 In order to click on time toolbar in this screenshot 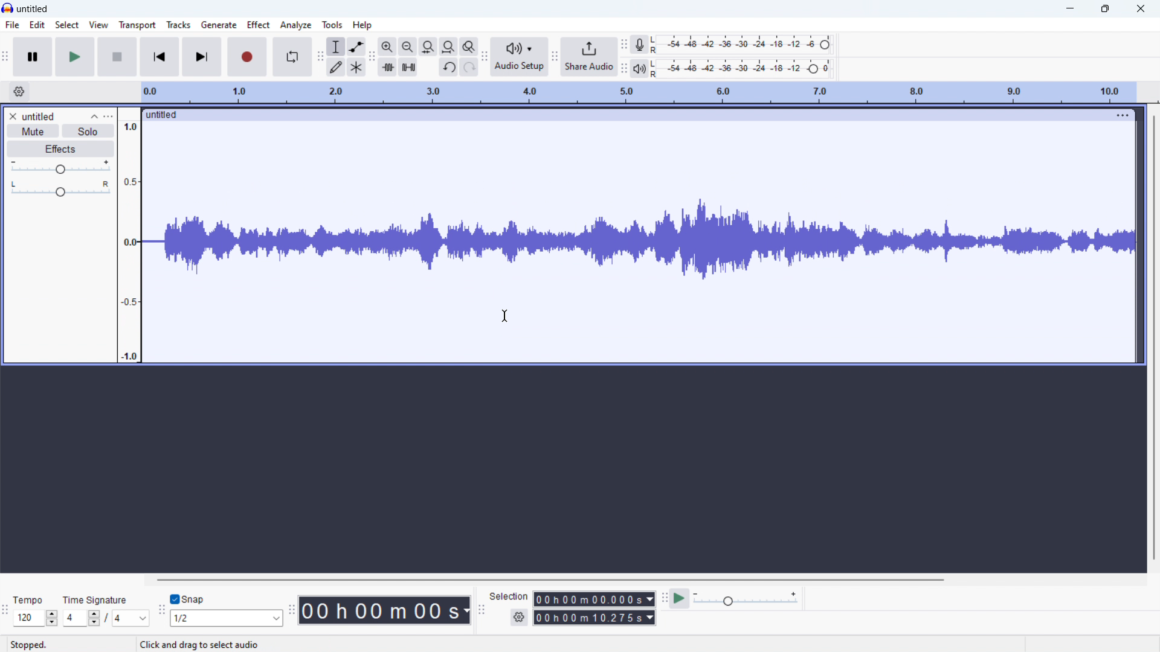, I will do `click(291, 612)`.